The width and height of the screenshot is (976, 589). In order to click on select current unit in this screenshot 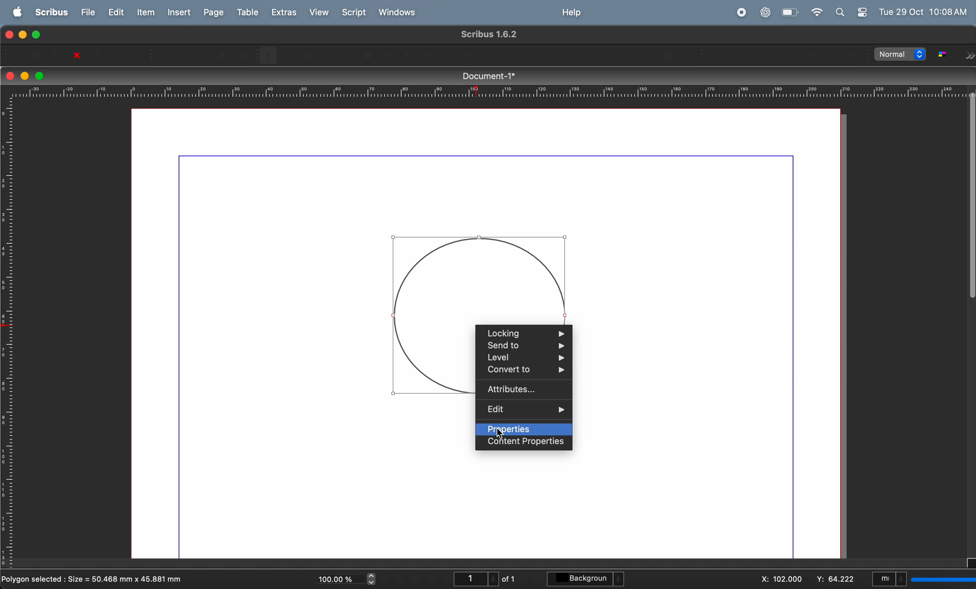, I will do `click(923, 577)`.